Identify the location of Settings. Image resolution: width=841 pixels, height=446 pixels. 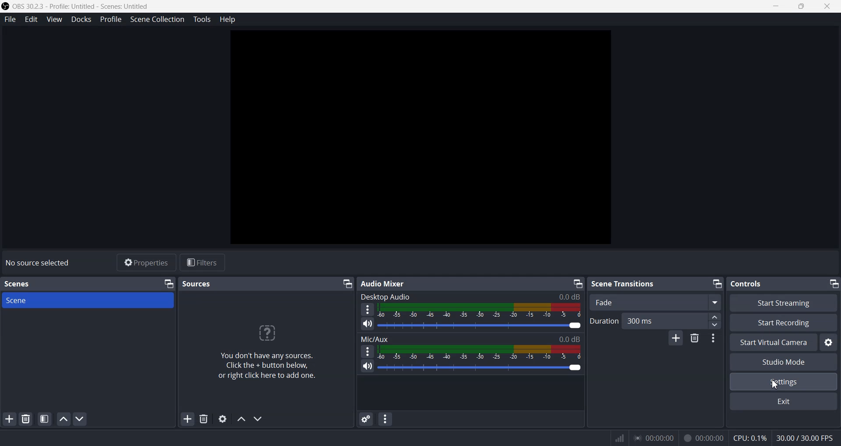
(784, 382).